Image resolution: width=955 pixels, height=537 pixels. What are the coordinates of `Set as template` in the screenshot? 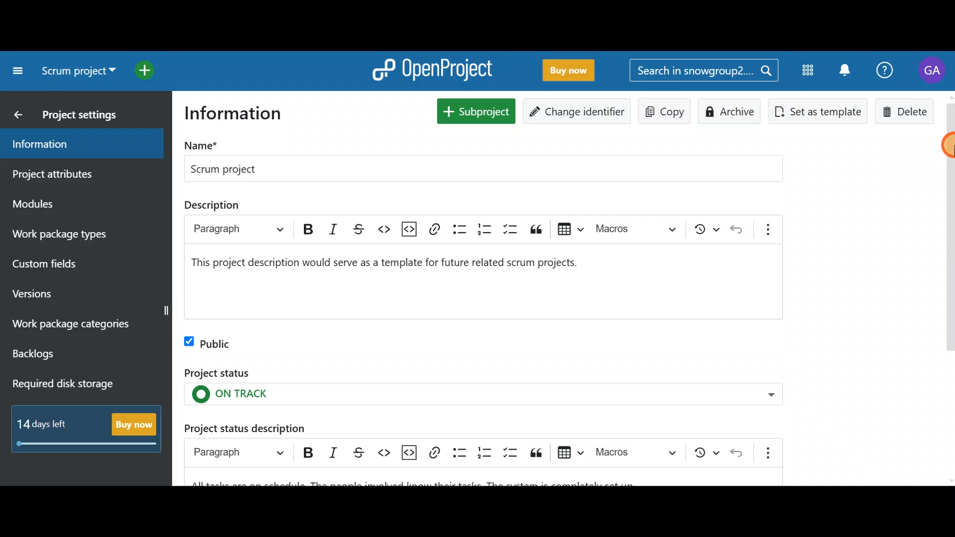 It's located at (820, 113).